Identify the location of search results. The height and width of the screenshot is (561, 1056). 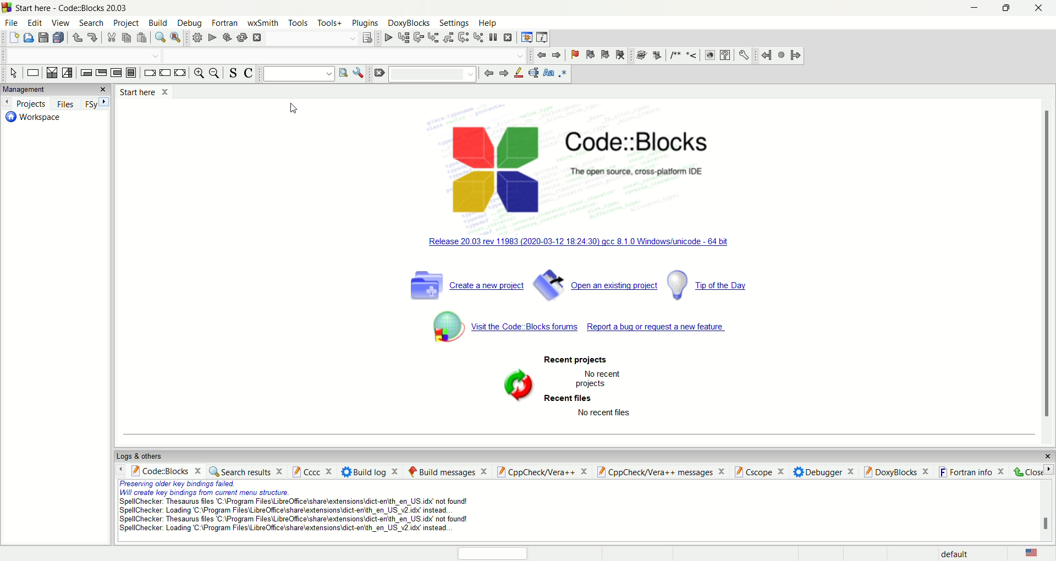
(246, 472).